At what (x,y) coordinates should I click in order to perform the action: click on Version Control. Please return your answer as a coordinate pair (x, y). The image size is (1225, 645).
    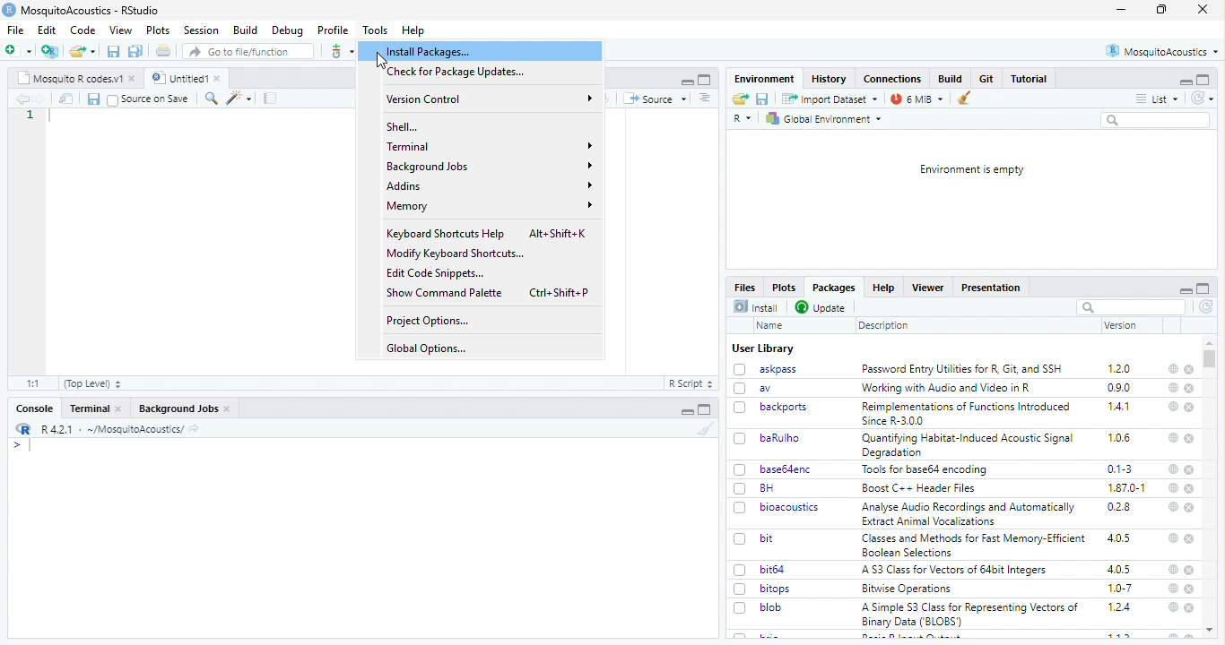
    Looking at the image, I should click on (491, 99).